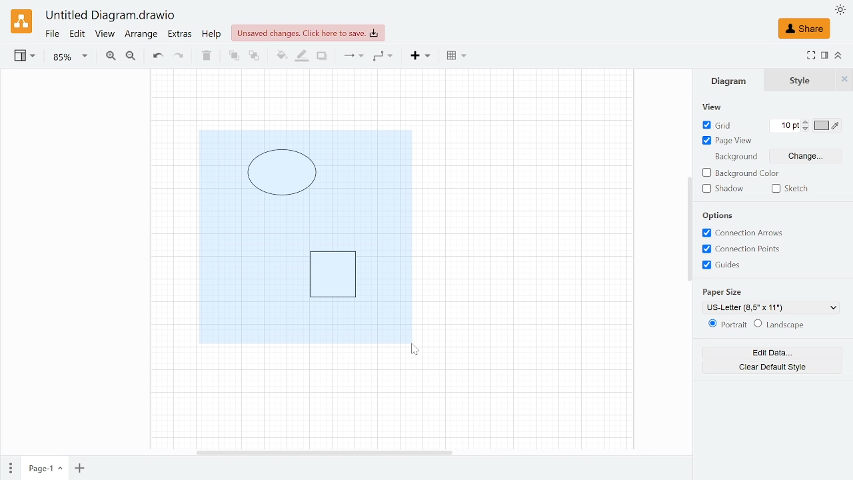 The image size is (853, 480). I want to click on Delete, so click(205, 56).